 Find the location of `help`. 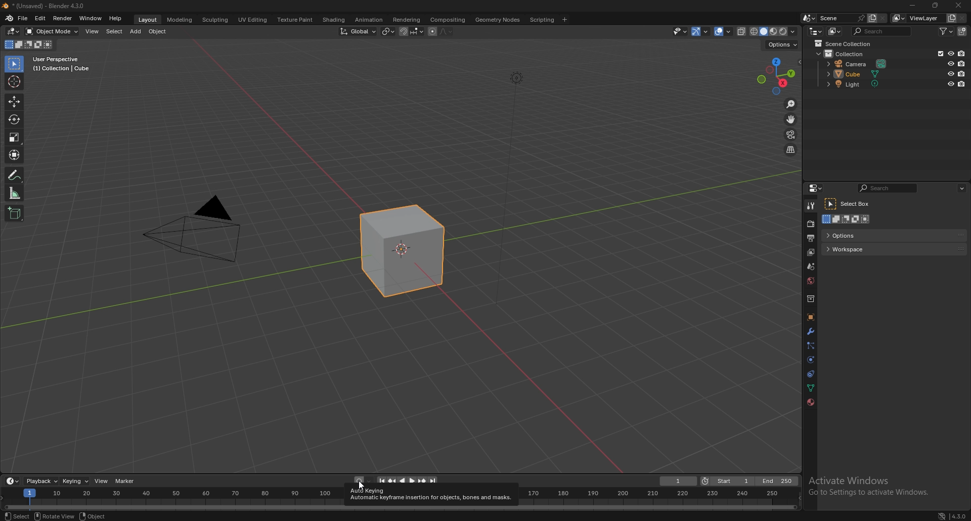

help is located at coordinates (116, 19).